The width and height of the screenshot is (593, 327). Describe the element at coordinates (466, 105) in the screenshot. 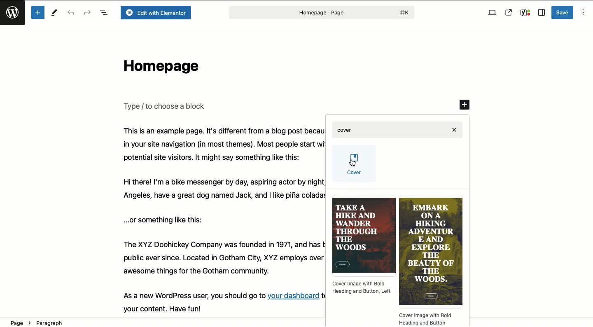

I see `Add new block` at that location.